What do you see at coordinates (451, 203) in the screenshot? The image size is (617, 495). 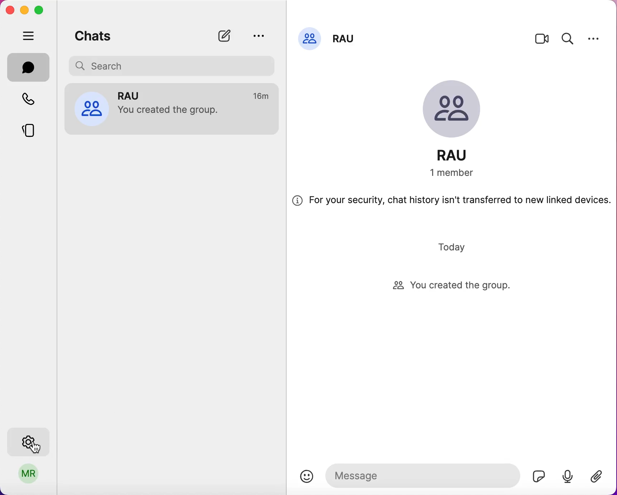 I see `for your security, chat history isn't transferred` at bounding box center [451, 203].